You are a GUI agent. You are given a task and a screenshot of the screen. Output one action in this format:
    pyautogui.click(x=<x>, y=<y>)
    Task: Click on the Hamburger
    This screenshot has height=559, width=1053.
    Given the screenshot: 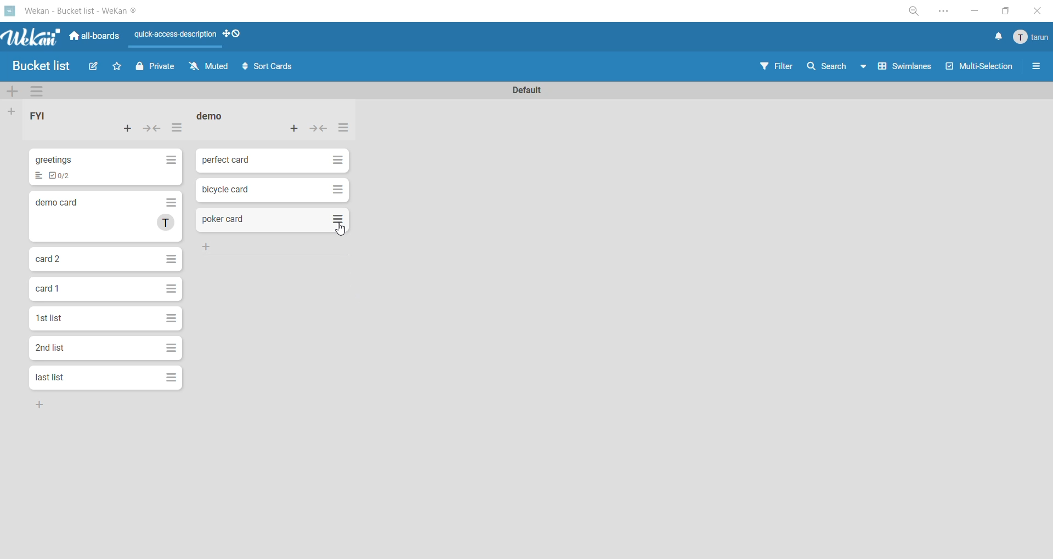 What is the action you would take?
    pyautogui.click(x=339, y=189)
    